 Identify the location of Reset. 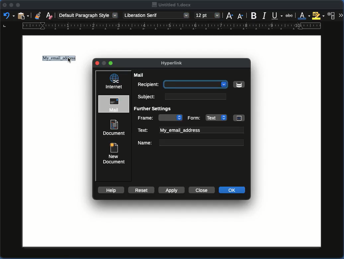
(140, 190).